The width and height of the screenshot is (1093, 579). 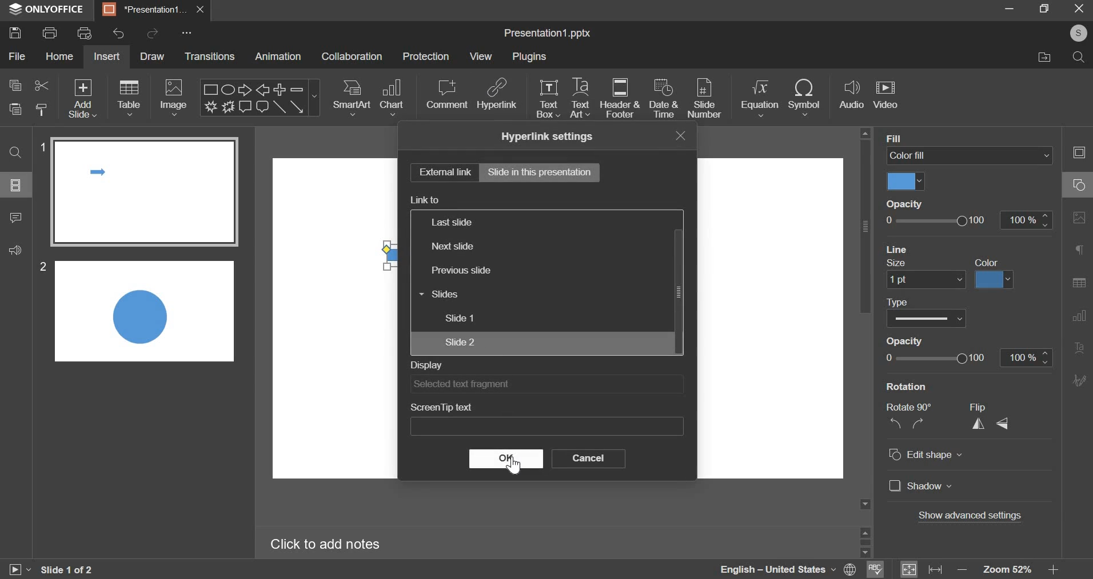 I want to click on print, so click(x=51, y=33).